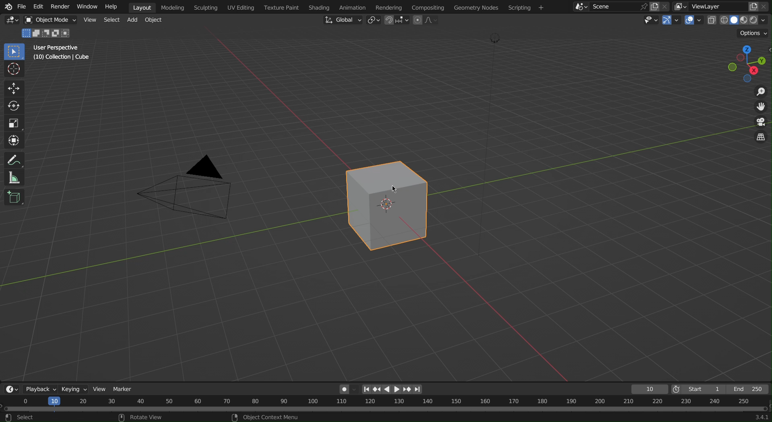  Describe the element at coordinates (477, 7) in the screenshot. I see `Geometry Nodes` at that location.